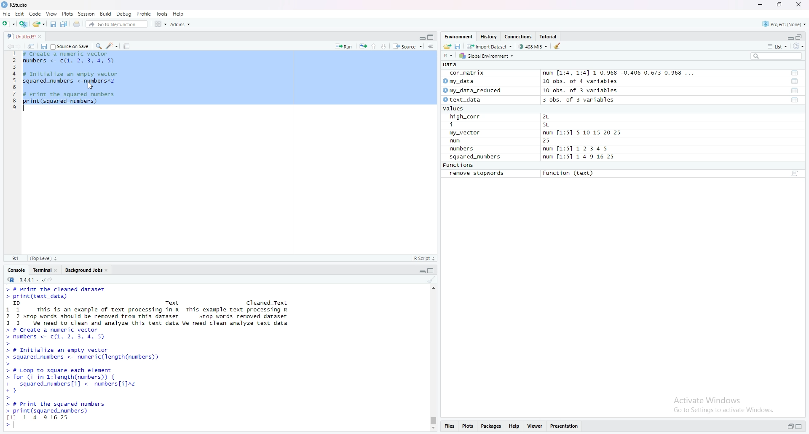  What do you see at coordinates (40, 269) in the screenshot?
I see `Terminal` at bounding box center [40, 269].